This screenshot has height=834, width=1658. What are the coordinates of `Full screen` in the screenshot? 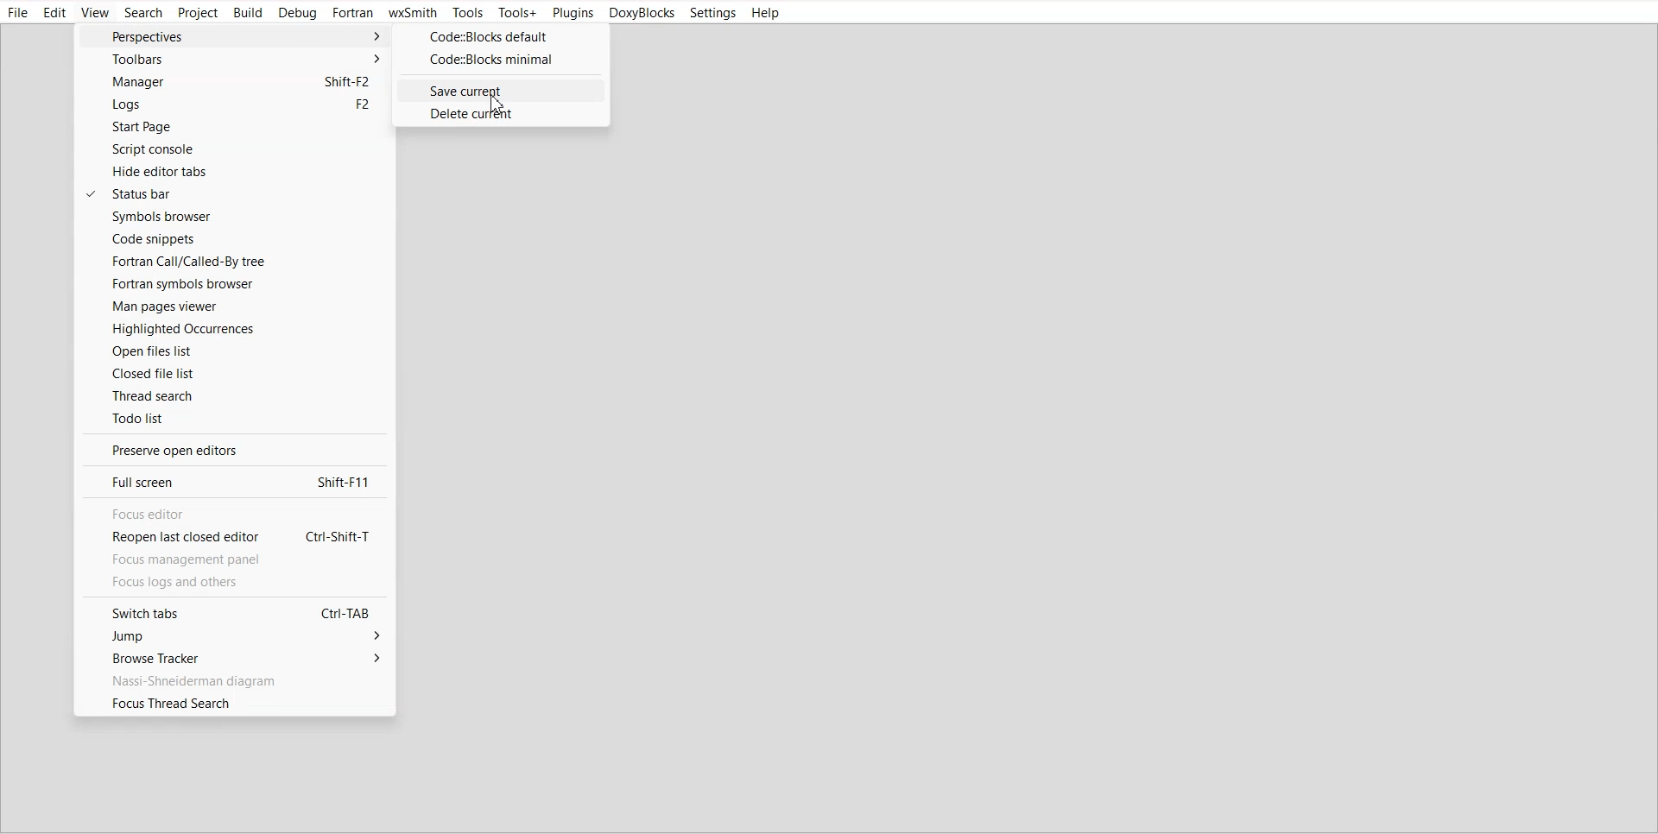 It's located at (230, 481).